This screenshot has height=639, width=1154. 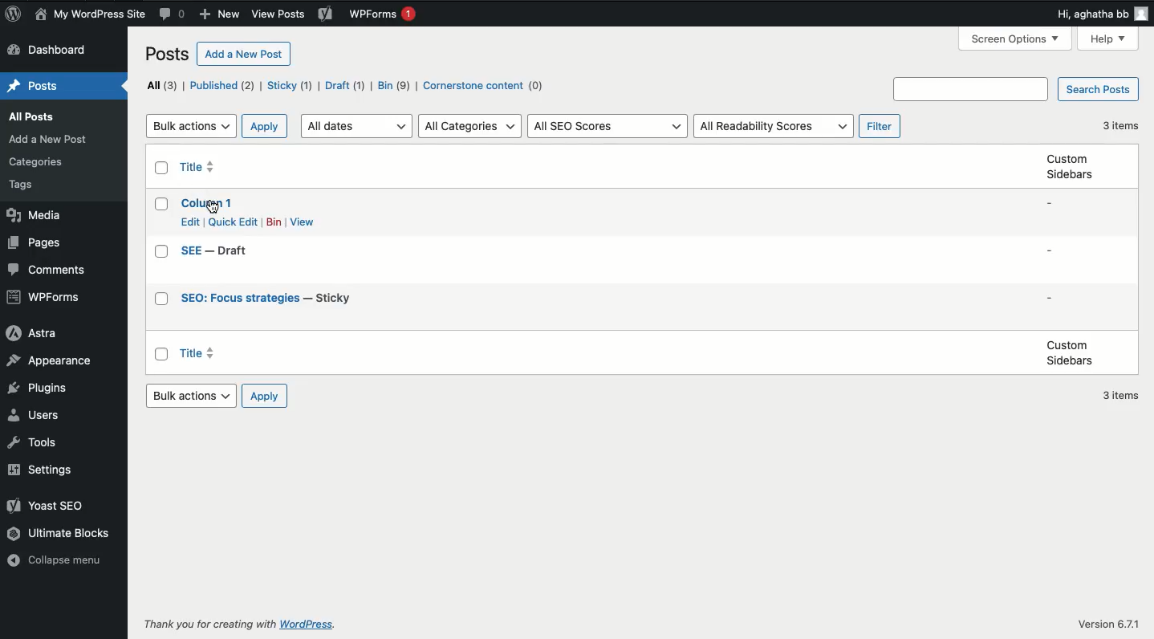 What do you see at coordinates (162, 205) in the screenshot?
I see `Checkbox` at bounding box center [162, 205].